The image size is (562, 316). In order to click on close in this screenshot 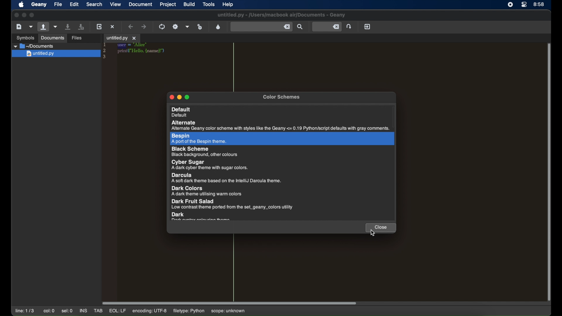, I will do `click(16, 15)`.